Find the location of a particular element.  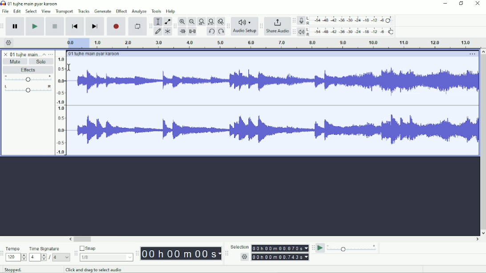

Analyze is located at coordinates (139, 12).